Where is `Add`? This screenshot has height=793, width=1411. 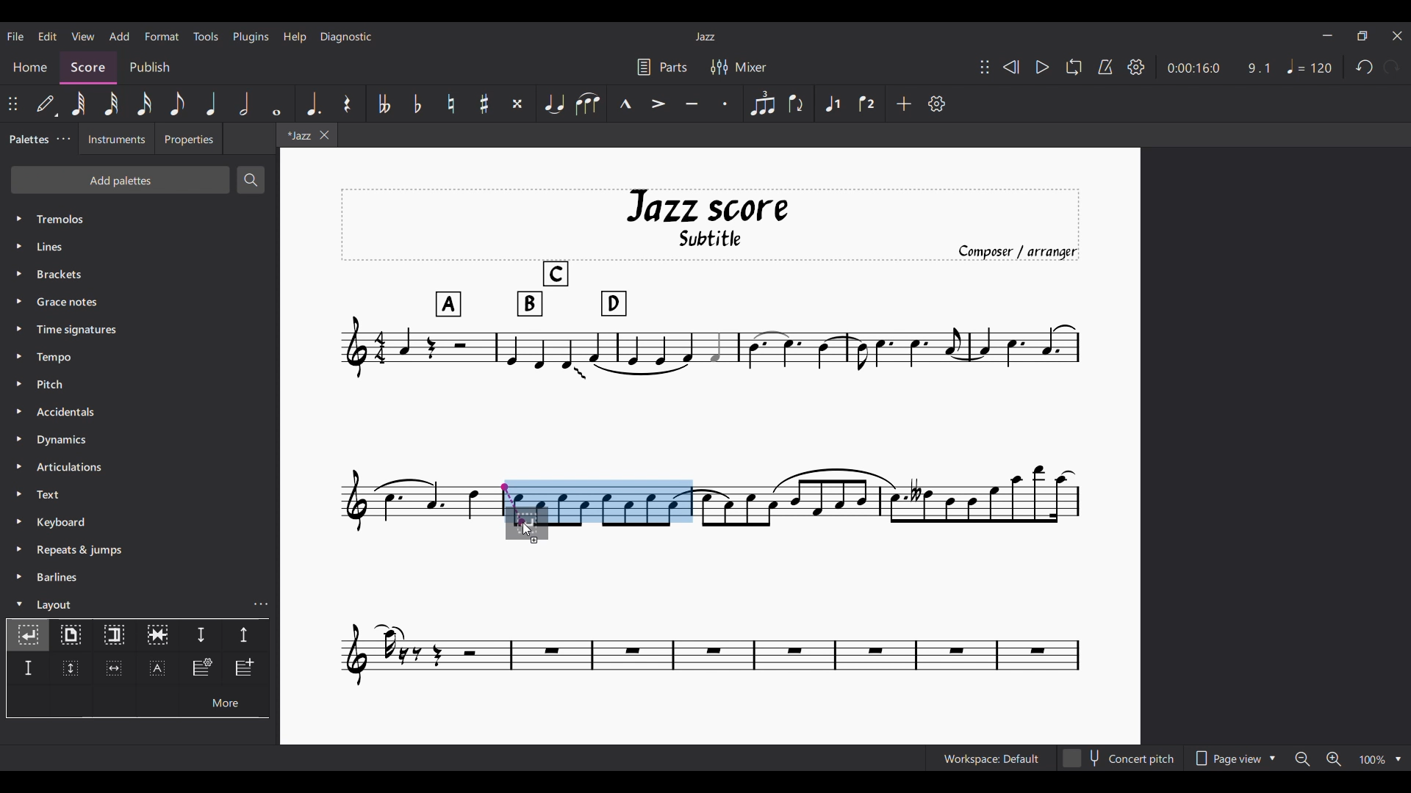 Add is located at coordinates (903, 104).